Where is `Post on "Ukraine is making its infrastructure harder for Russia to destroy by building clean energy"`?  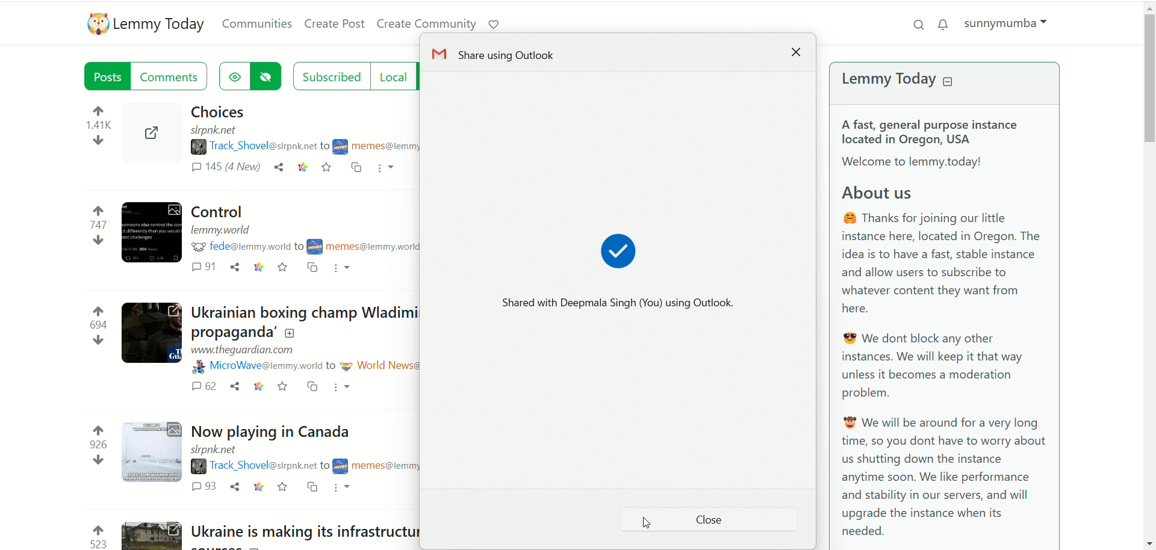 Post on "Ukraine is making its infrastructure harder for Russia to destroy by building clean energy" is located at coordinates (307, 529).